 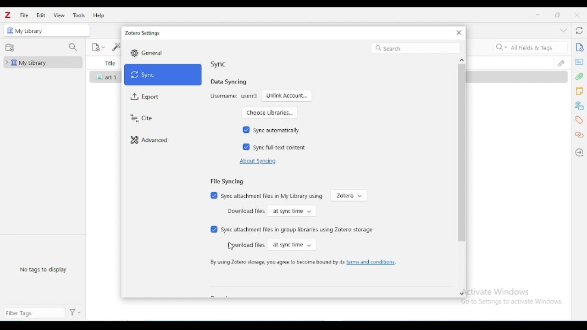 What do you see at coordinates (272, 196) in the screenshot?
I see `sync attachment files in My library using` at bounding box center [272, 196].